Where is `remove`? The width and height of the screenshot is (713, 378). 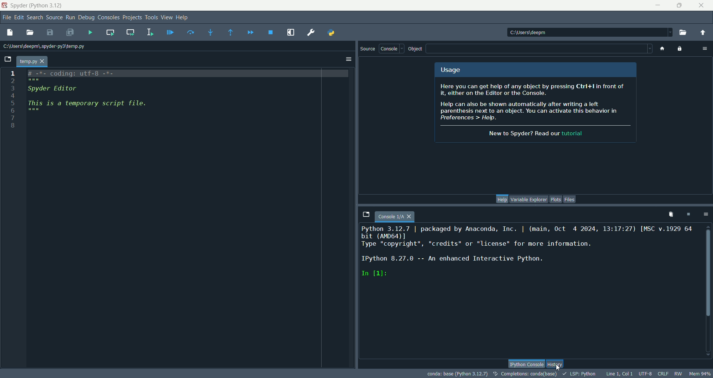 remove is located at coordinates (670, 215).